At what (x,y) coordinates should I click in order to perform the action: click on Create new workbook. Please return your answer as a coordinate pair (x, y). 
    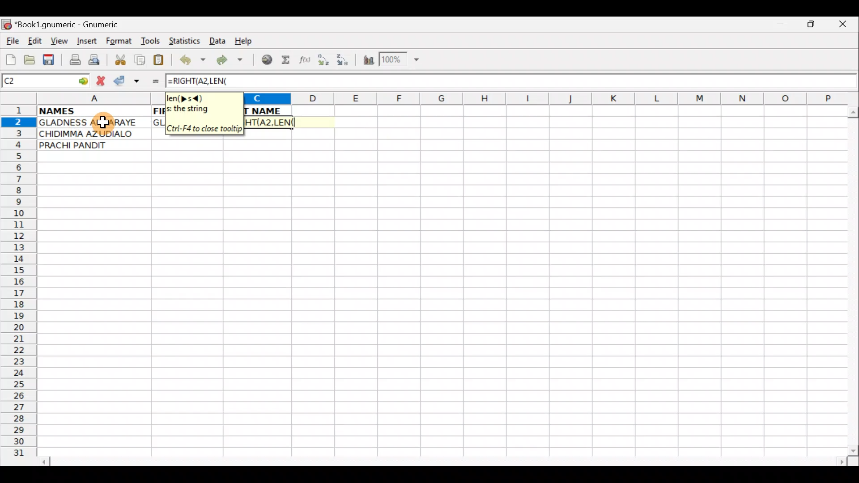
    Looking at the image, I should click on (10, 58).